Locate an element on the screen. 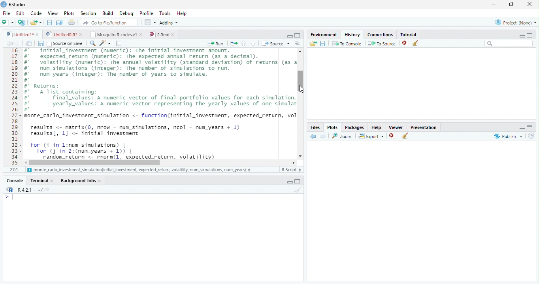  To Source is located at coordinates (382, 43).